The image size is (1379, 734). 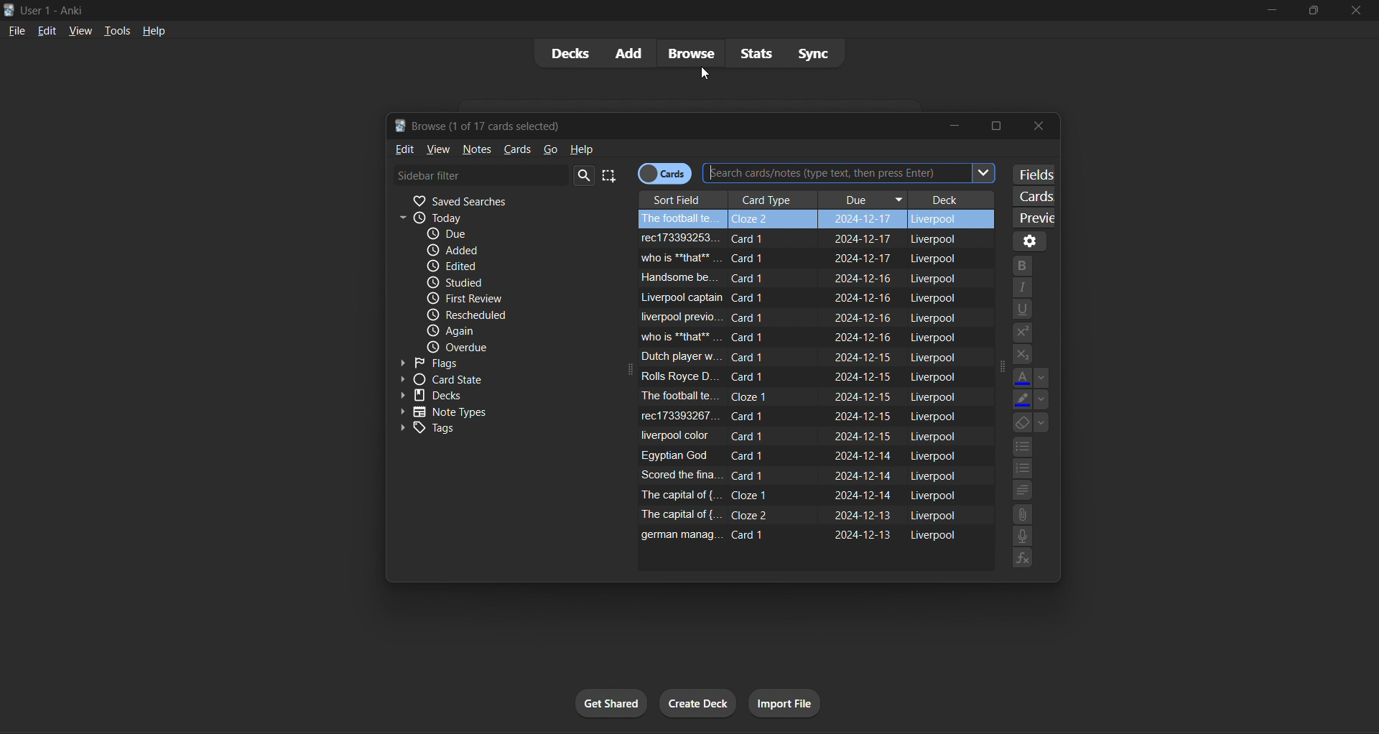 I want to click on card 1, so click(x=758, y=456).